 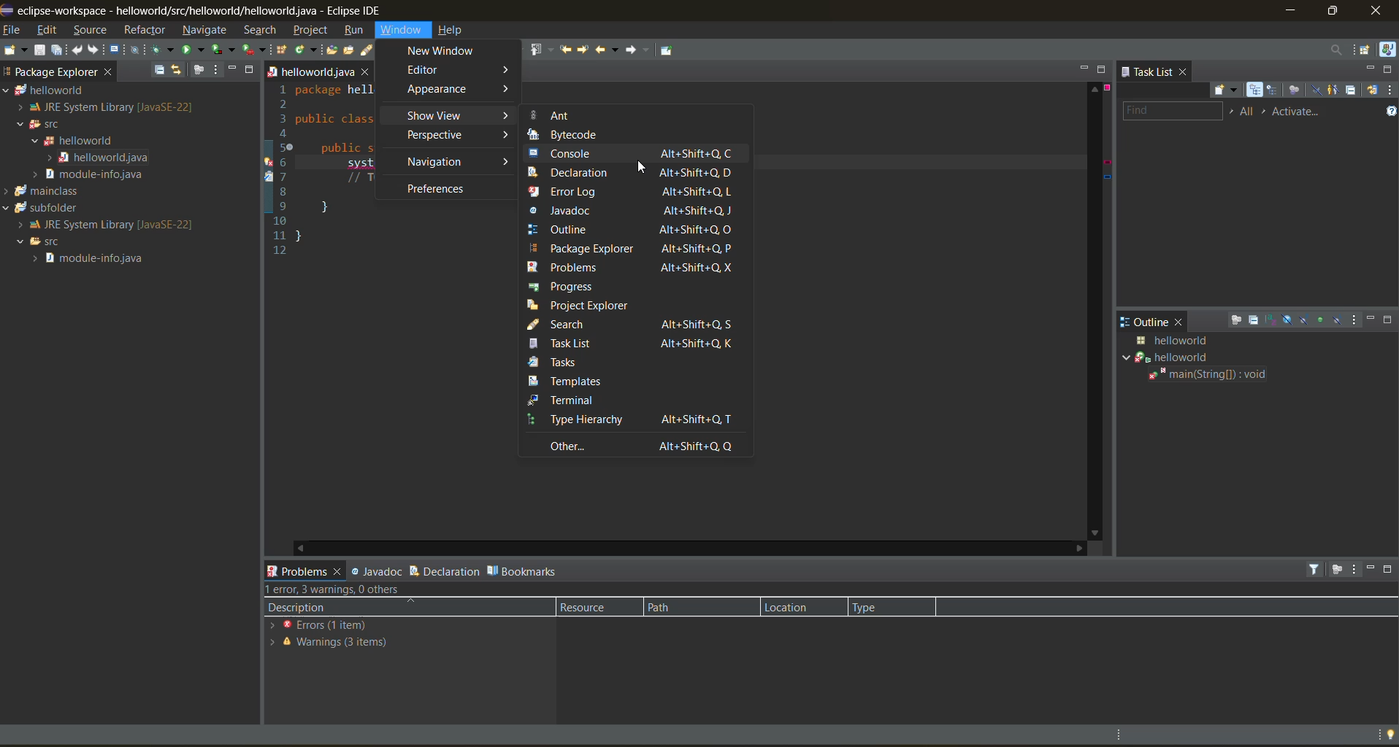 I want to click on java, so click(x=1387, y=51).